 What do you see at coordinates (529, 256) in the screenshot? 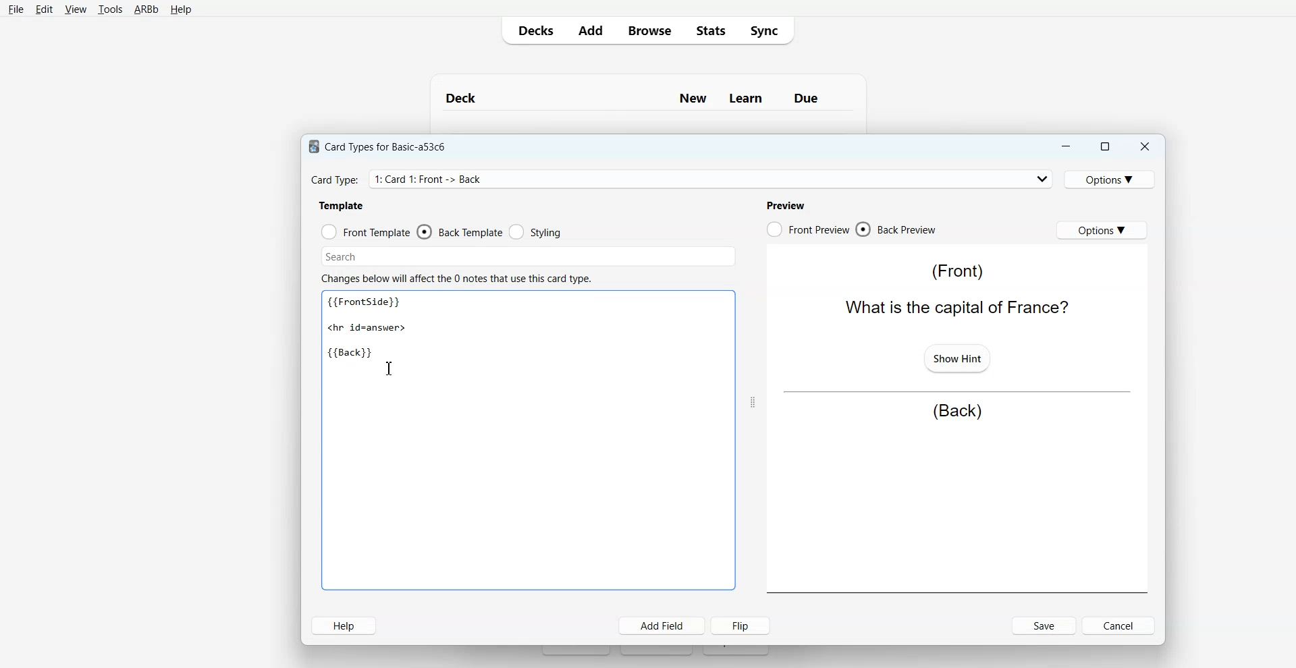
I see `Search Bar` at bounding box center [529, 256].